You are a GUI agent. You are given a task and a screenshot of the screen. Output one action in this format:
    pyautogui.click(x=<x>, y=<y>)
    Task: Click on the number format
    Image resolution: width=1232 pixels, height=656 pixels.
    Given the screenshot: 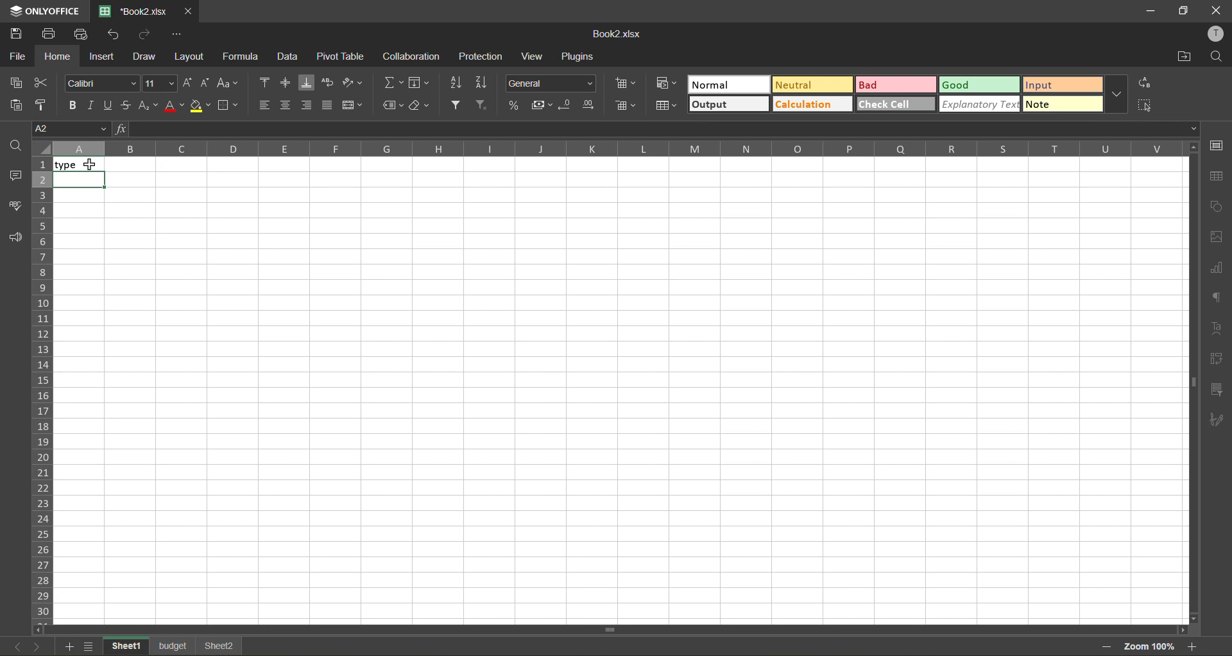 What is the action you would take?
    pyautogui.click(x=553, y=84)
    